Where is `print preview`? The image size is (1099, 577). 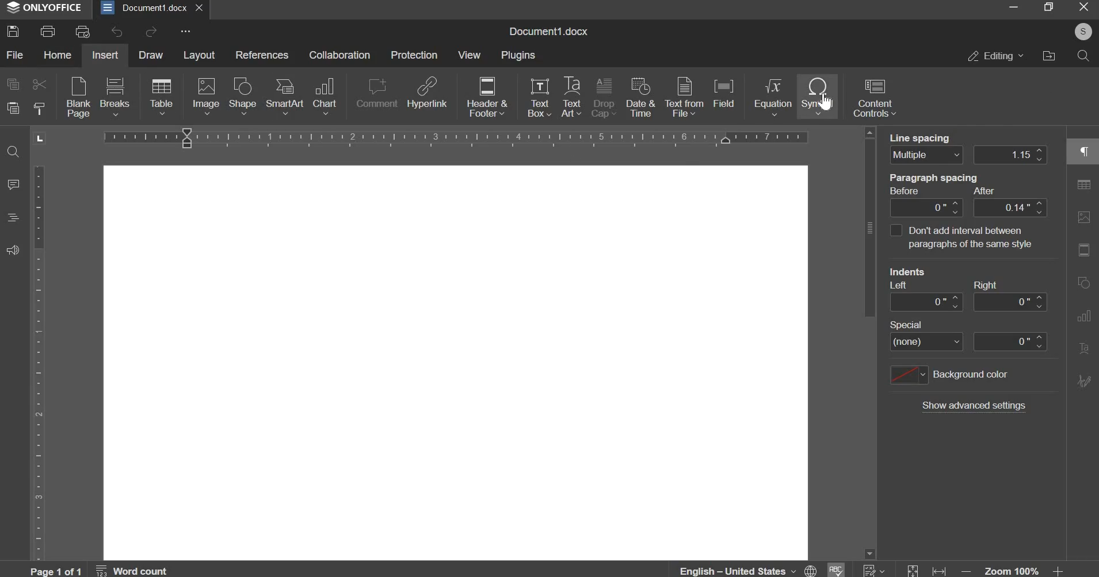
print preview is located at coordinates (84, 31).